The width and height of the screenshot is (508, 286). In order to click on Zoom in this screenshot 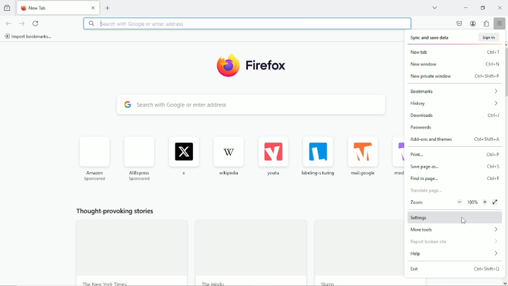, I will do `click(448, 202)`.